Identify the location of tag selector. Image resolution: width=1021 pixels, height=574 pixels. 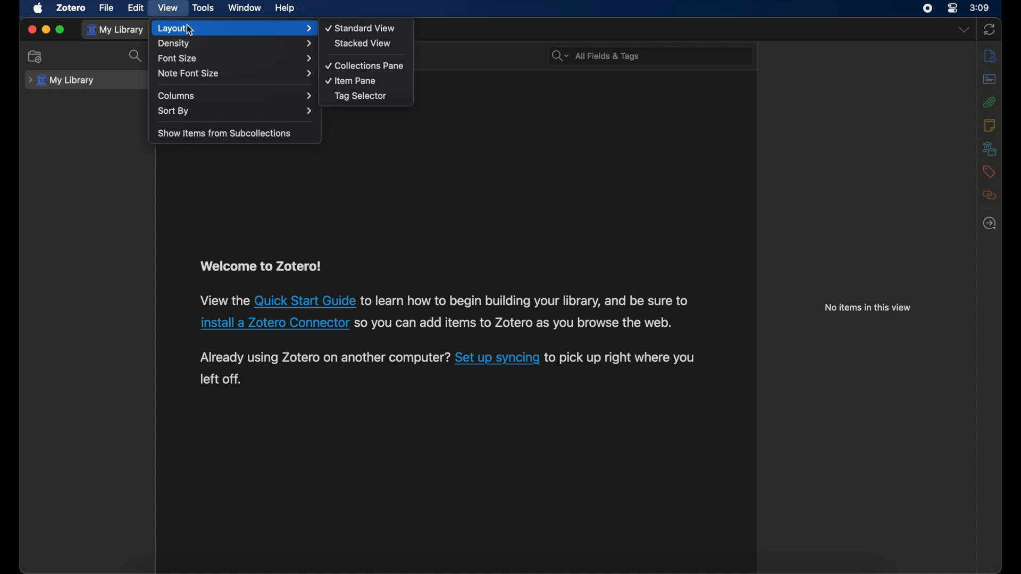
(361, 96).